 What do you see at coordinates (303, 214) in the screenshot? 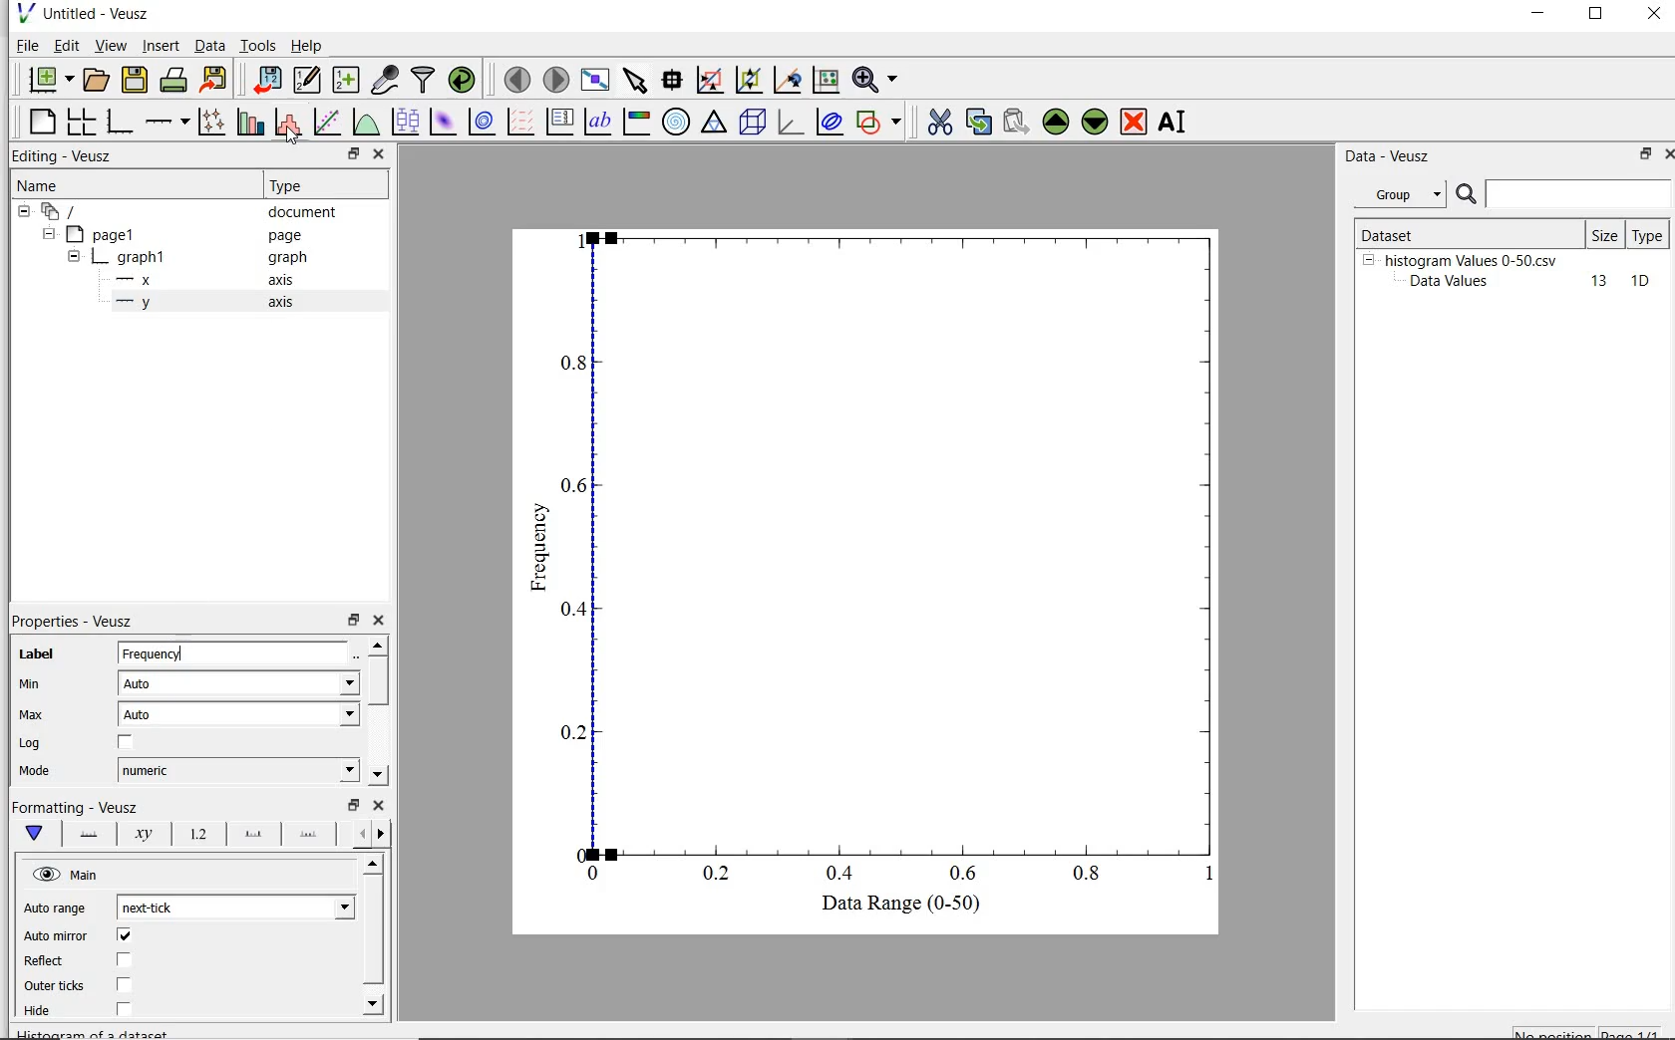
I see `document` at bounding box center [303, 214].